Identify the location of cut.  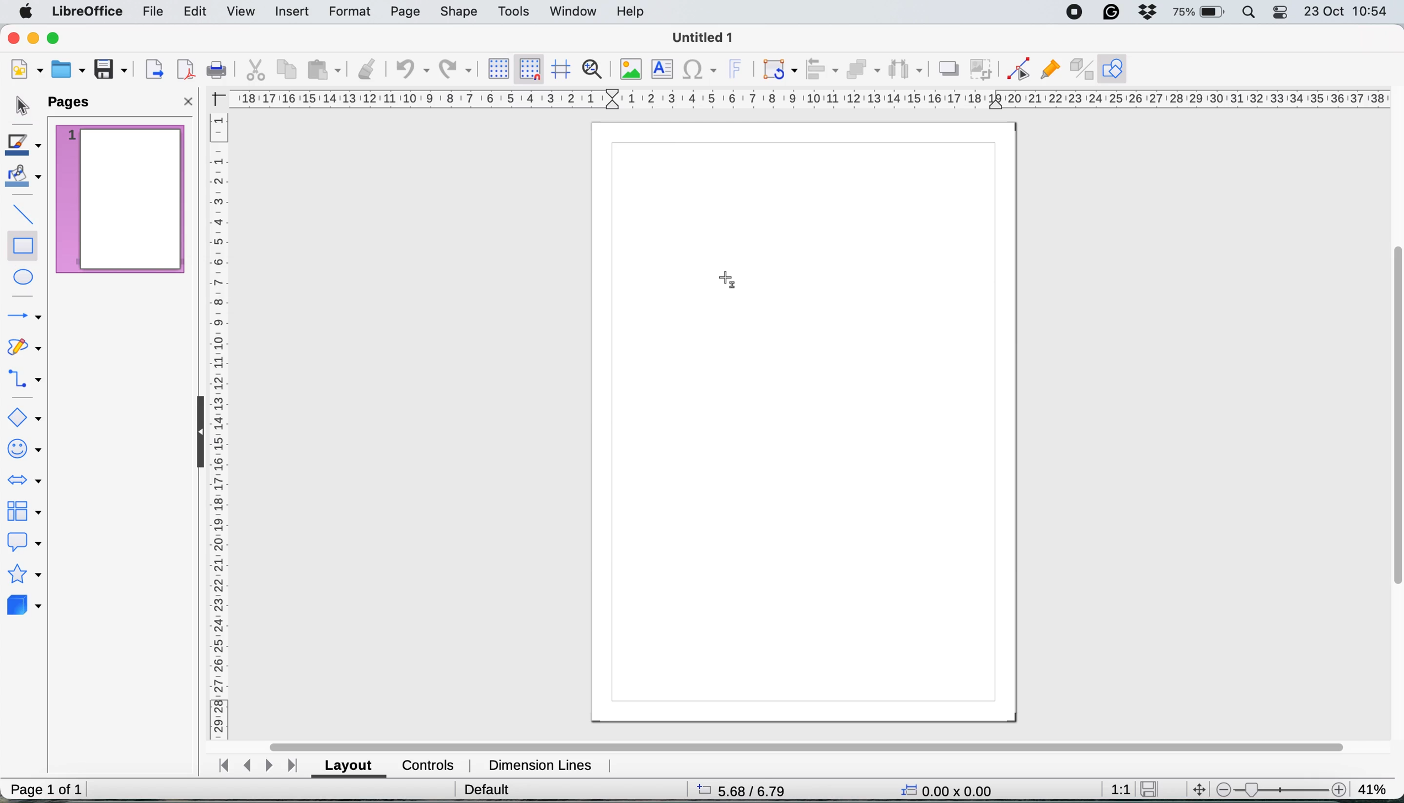
(254, 69).